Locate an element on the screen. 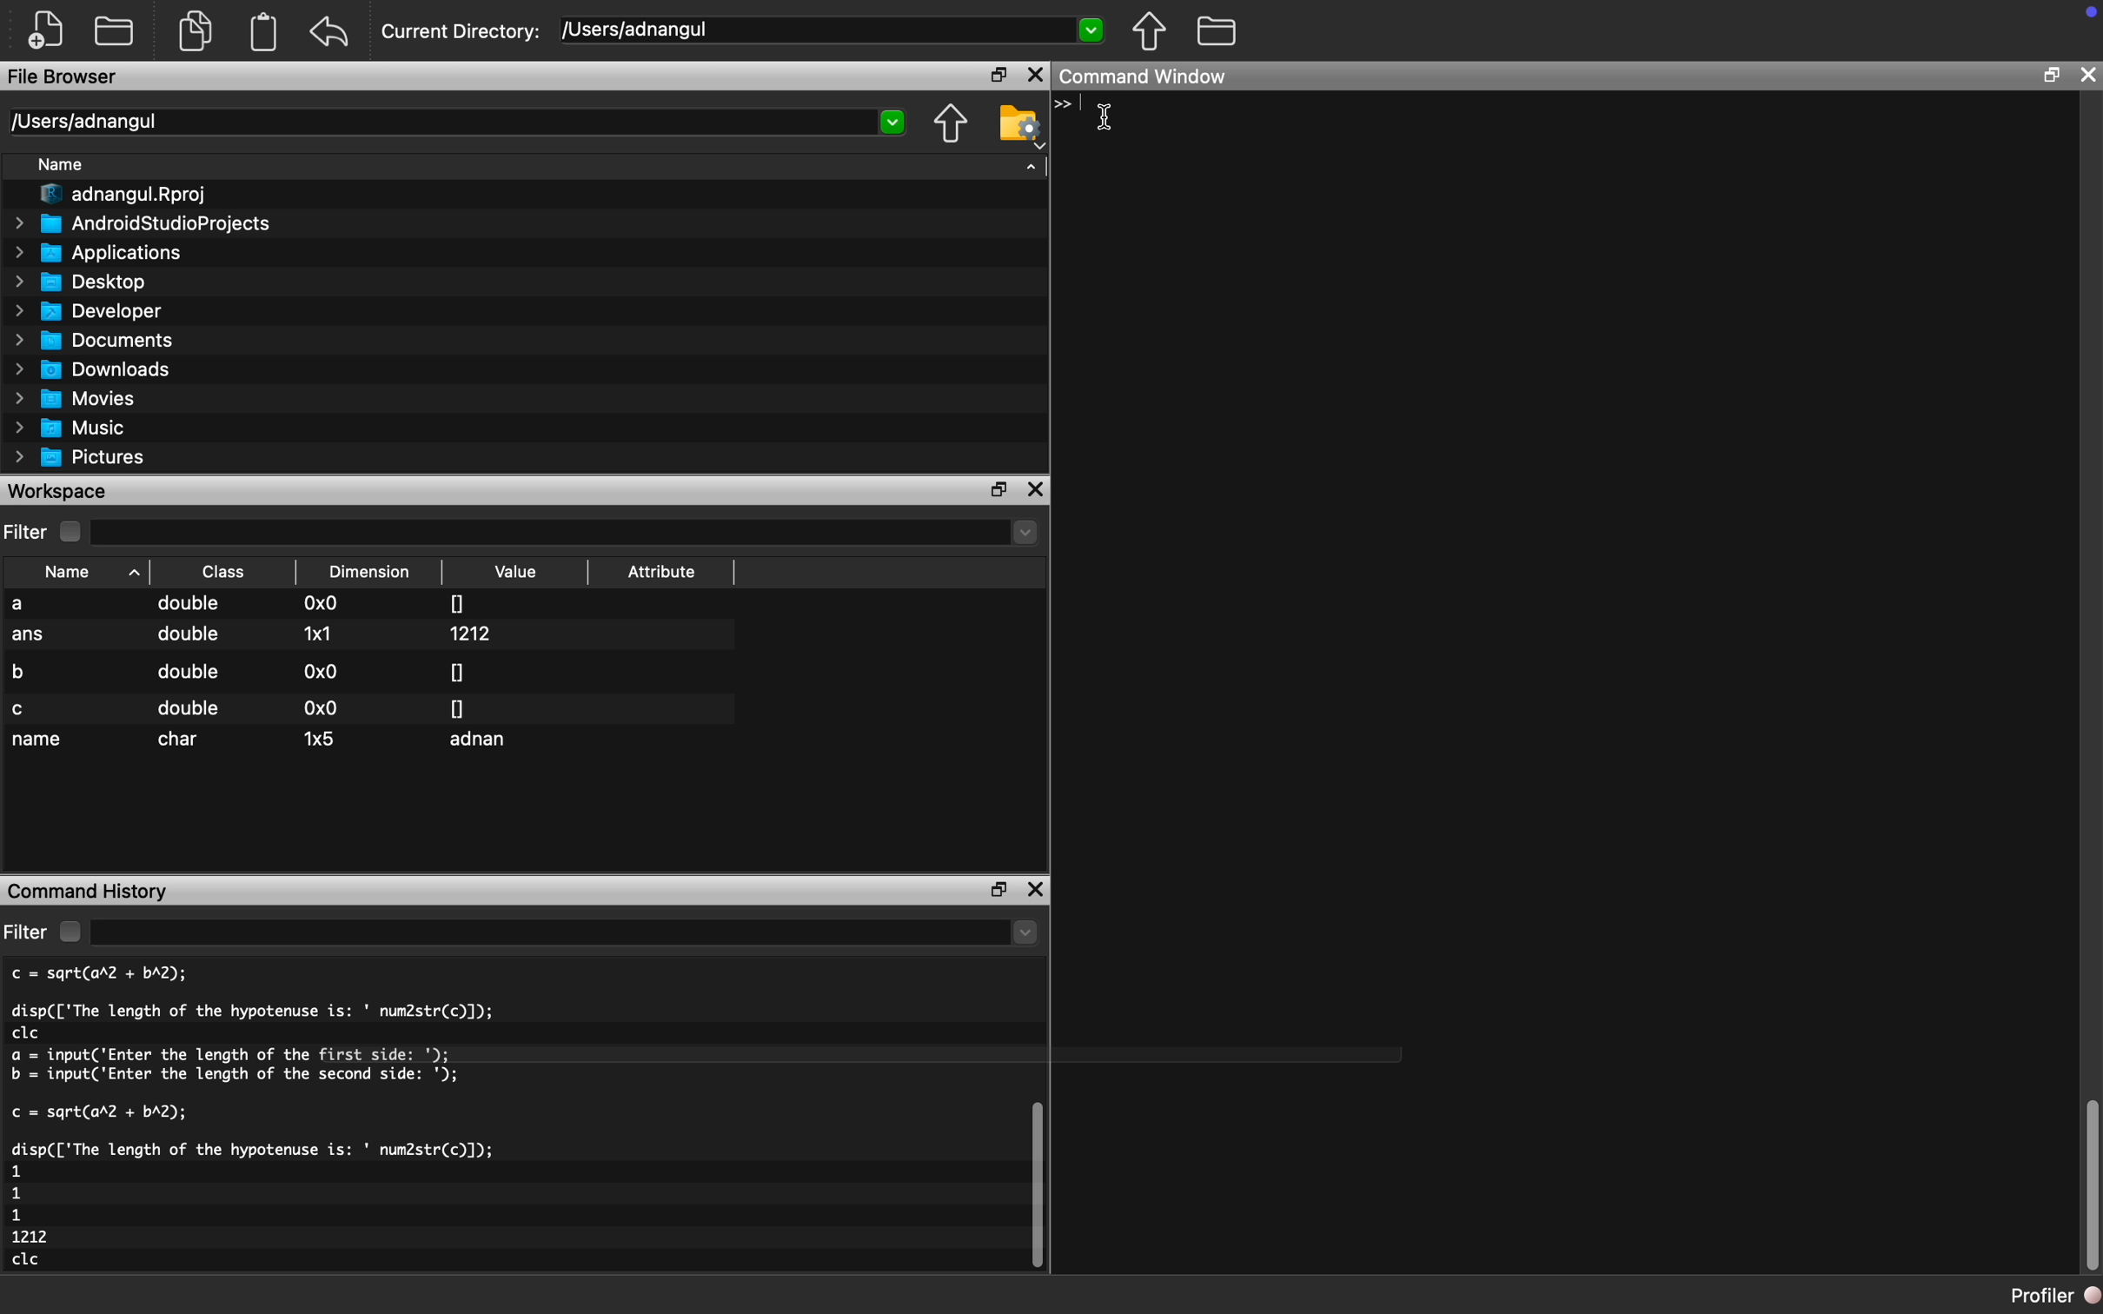 This screenshot has width=2103, height=1314. 0 is located at coordinates (457, 671).